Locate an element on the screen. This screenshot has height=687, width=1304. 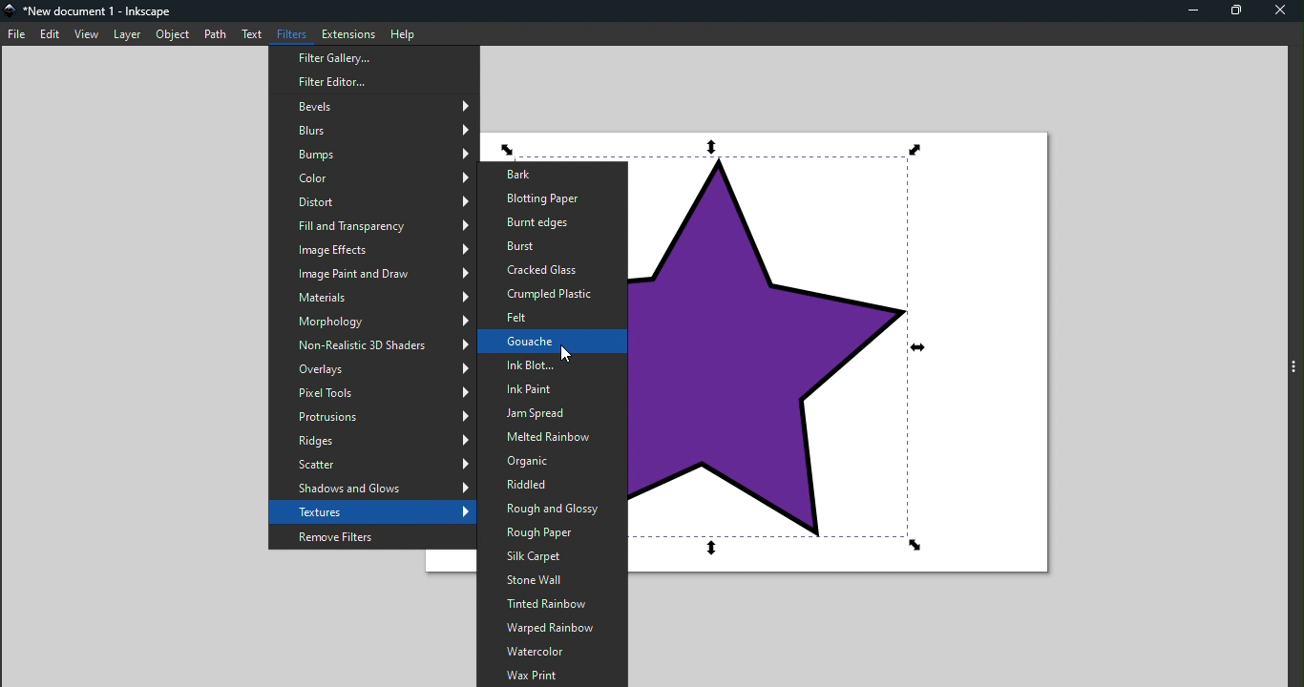
Tinted rainbow is located at coordinates (551, 604).